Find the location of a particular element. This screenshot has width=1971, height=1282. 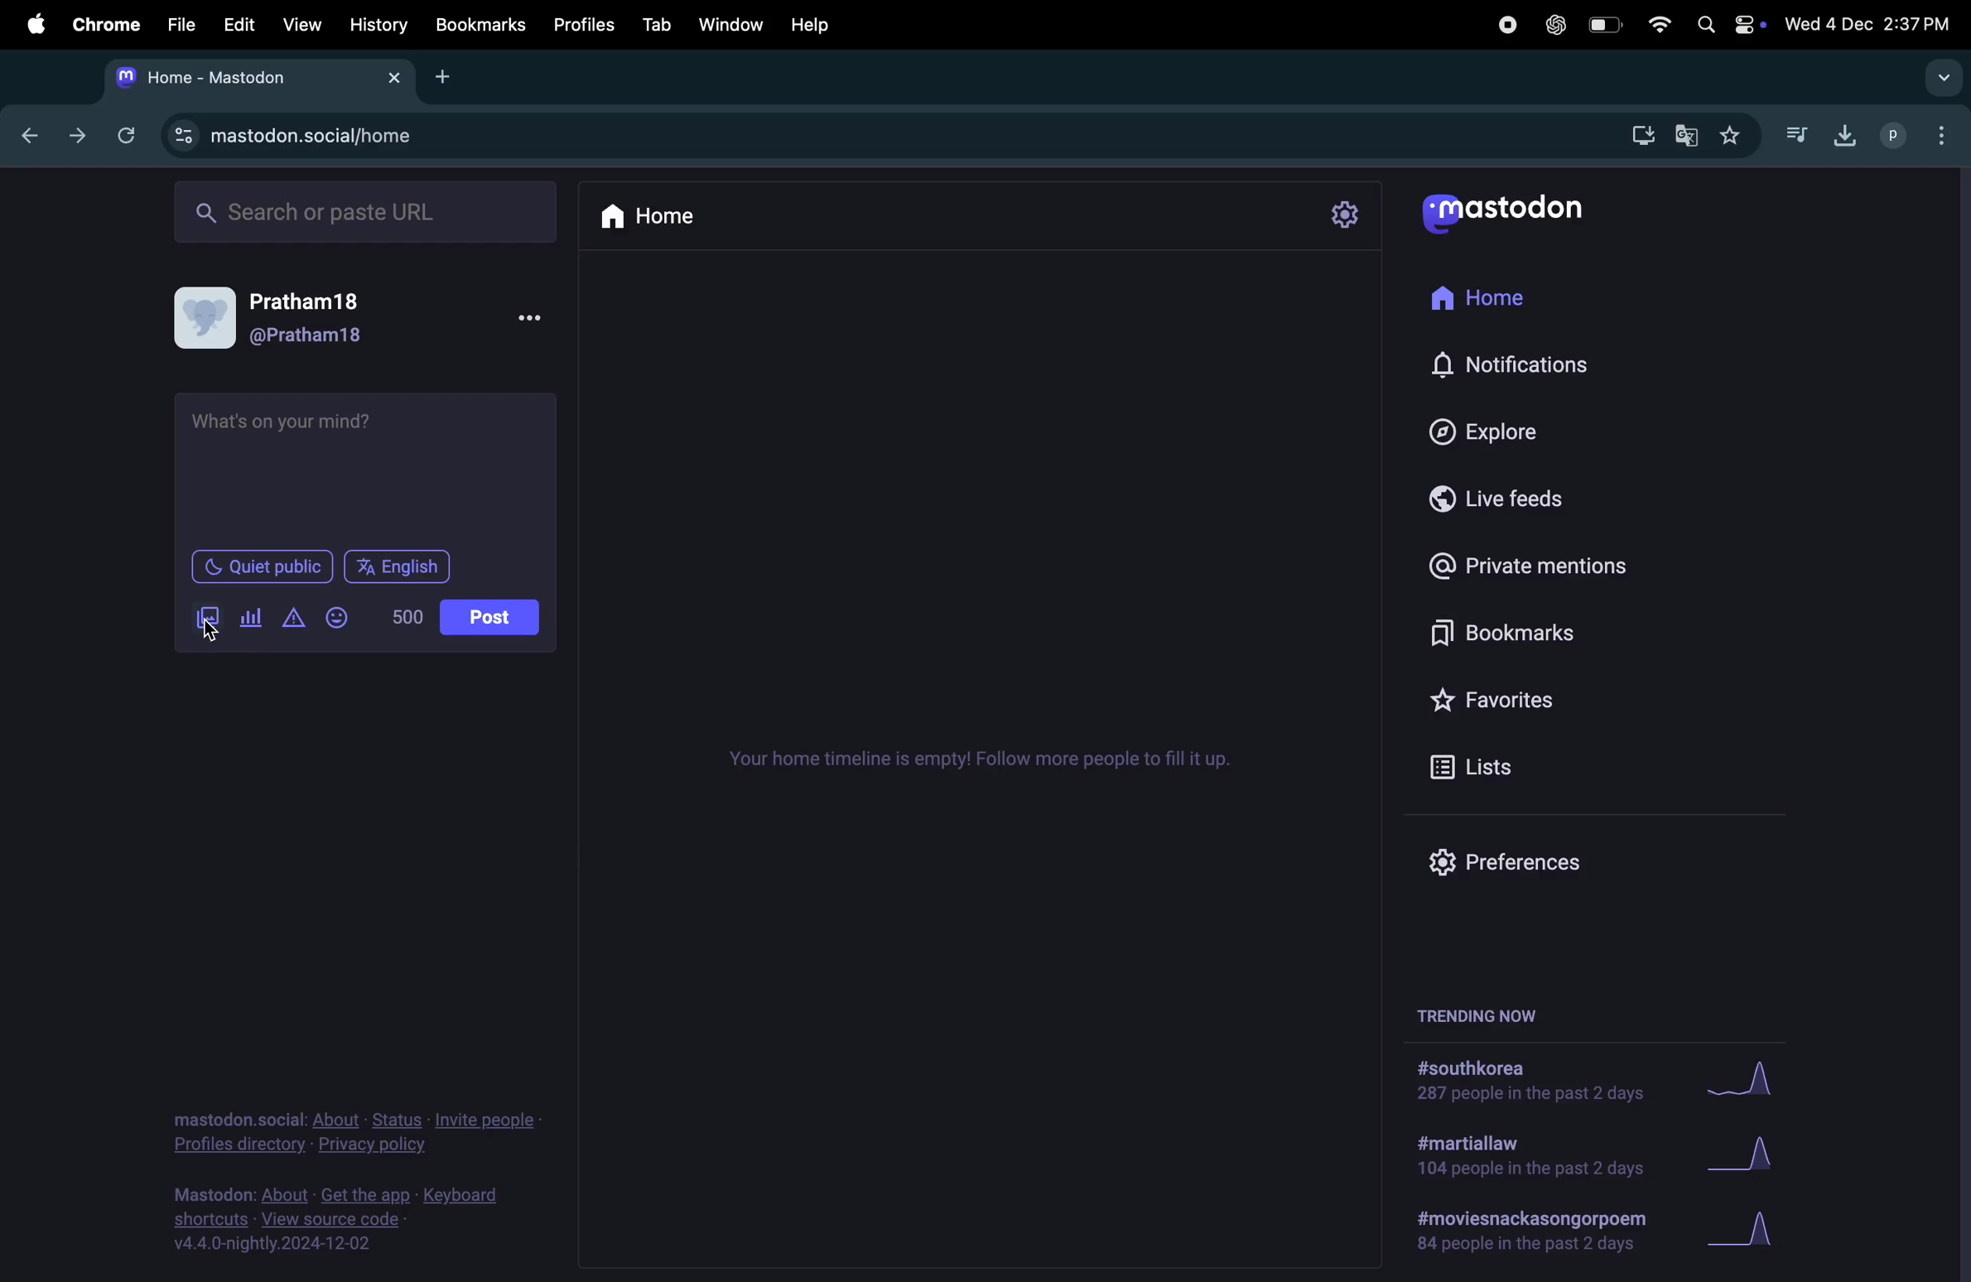

view source code is located at coordinates (345, 1218).